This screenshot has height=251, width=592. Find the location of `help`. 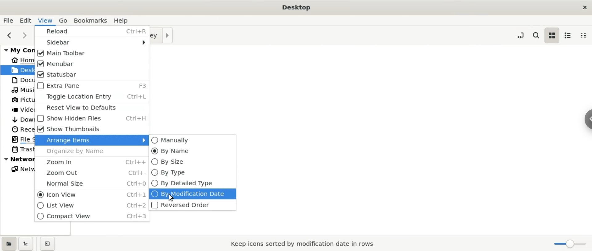

help is located at coordinates (125, 20).